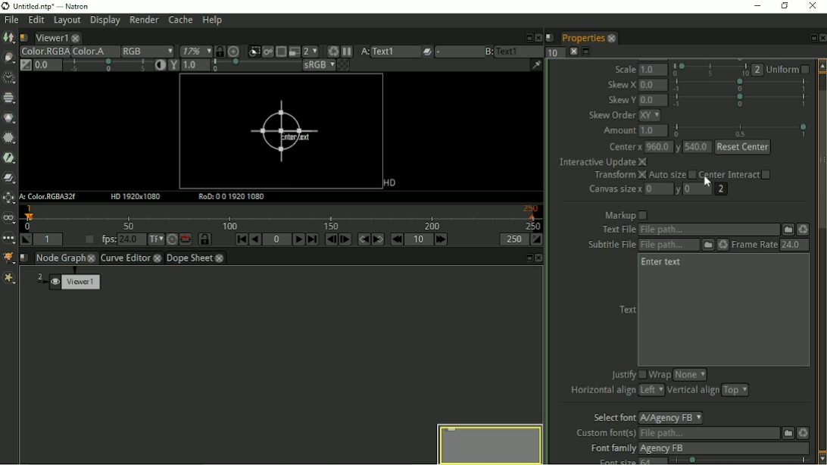 This screenshot has height=465, width=827. What do you see at coordinates (363, 239) in the screenshot?
I see `Previous keyframe` at bounding box center [363, 239].